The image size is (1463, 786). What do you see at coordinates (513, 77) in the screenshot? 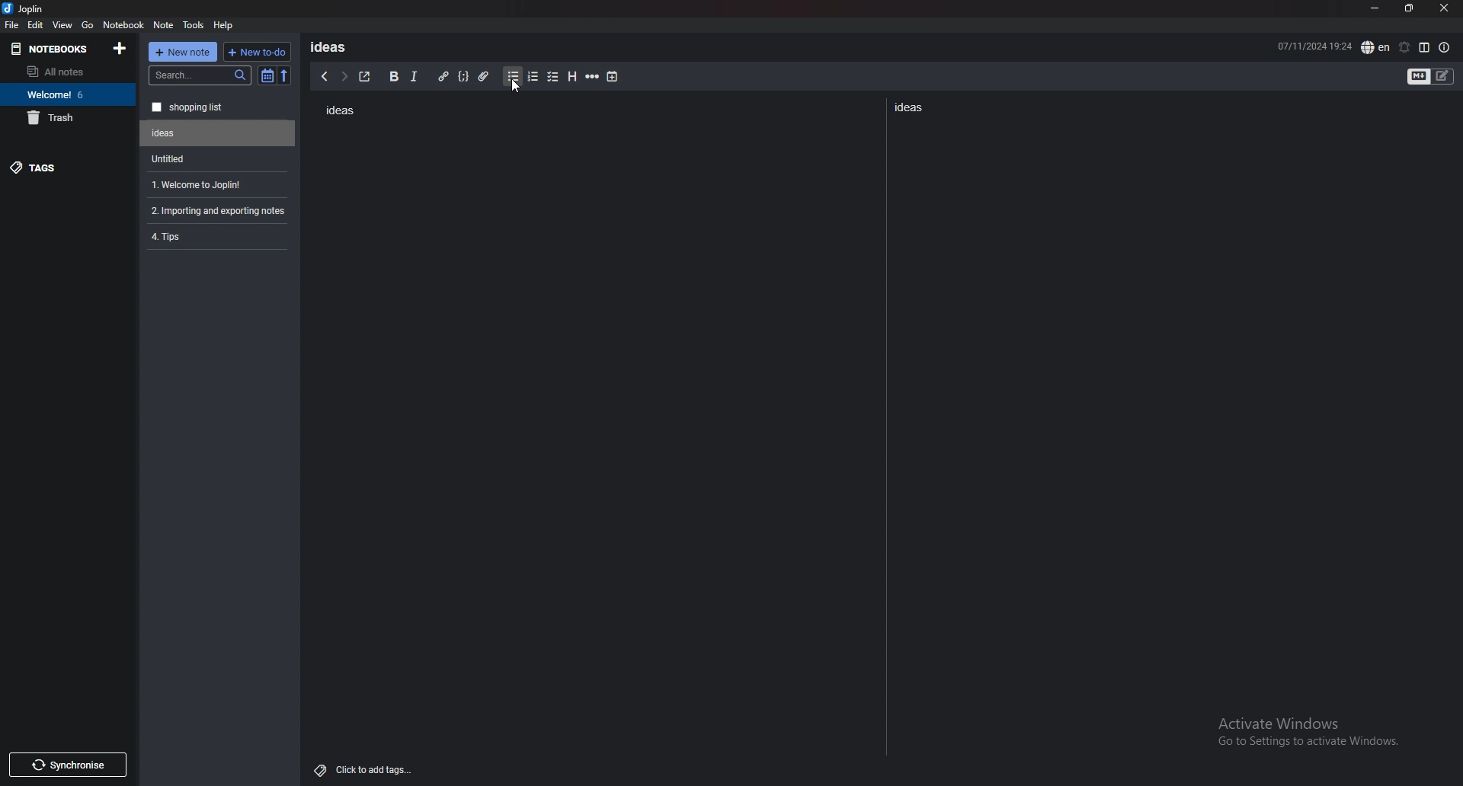
I see `bullet list` at bounding box center [513, 77].